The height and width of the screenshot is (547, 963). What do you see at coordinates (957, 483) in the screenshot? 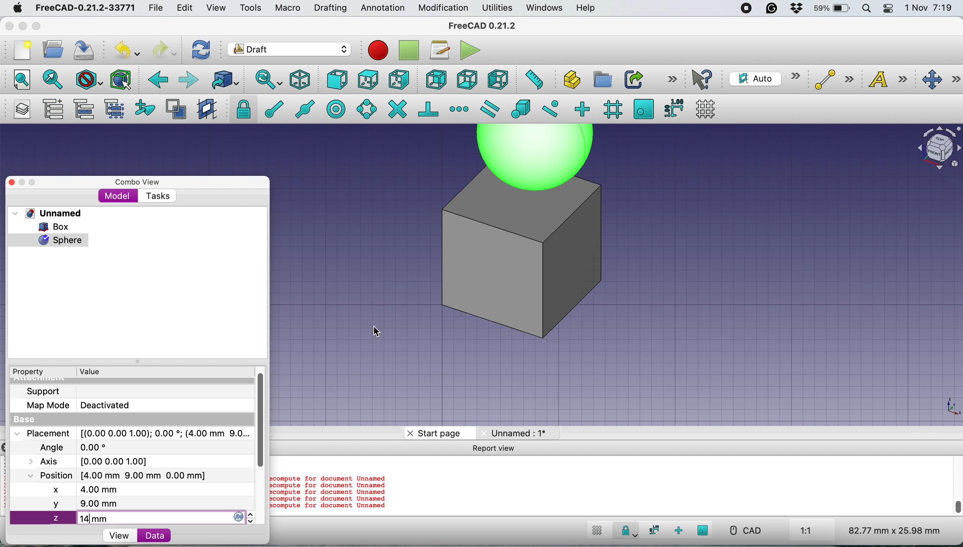
I see `scroll bar` at bounding box center [957, 483].